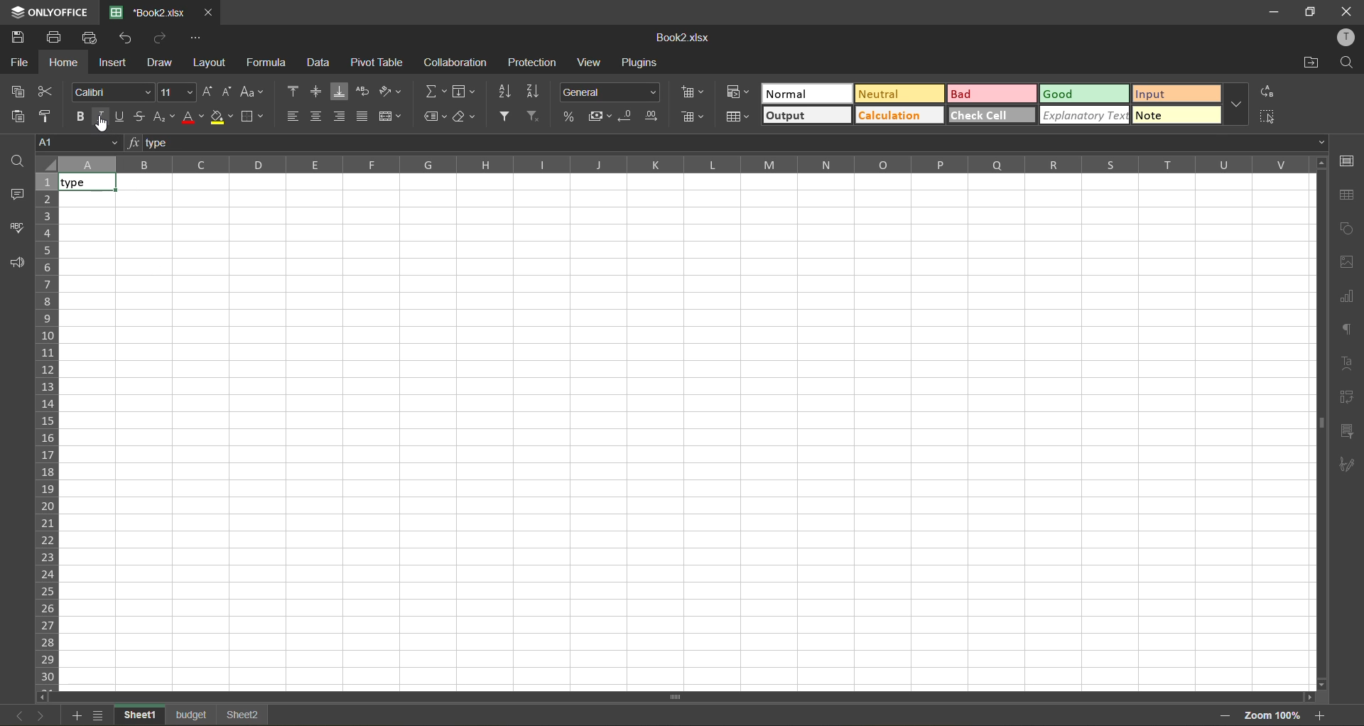 This screenshot has height=726, width=1364. Describe the element at coordinates (1176, 93) in the screenshot. I see `input` at that location.